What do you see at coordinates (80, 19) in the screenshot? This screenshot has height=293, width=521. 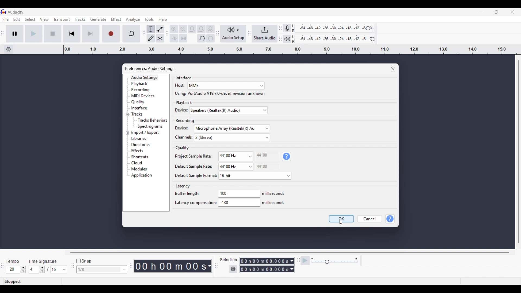 I see `Tracks menu` at bounding box center [80, 19].